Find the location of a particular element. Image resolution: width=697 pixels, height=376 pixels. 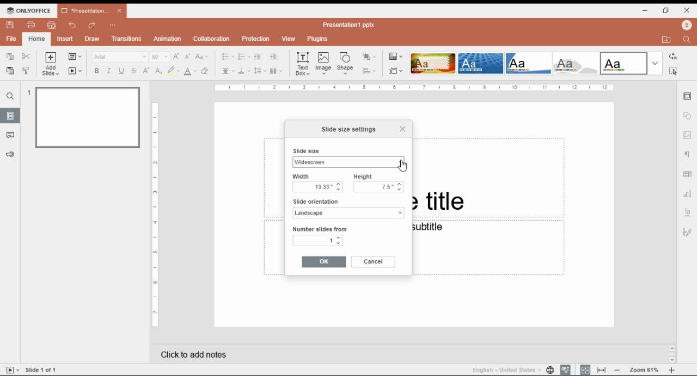

font color is located at coordinates (191, 71).